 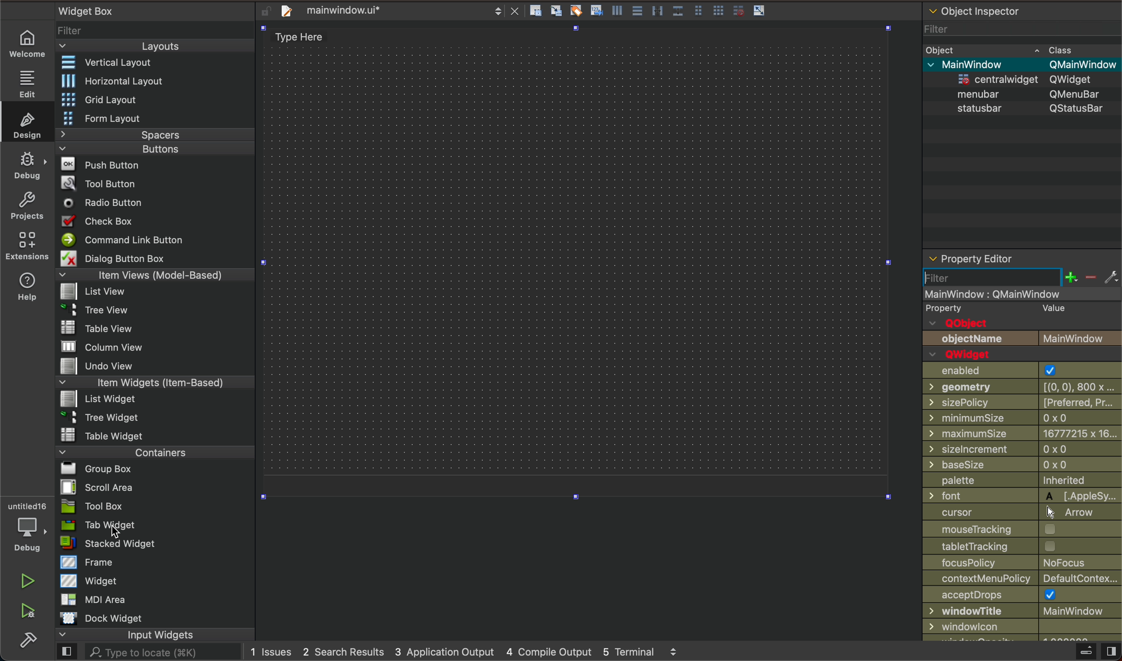 What do you see at coordinates (156, 383) in the screenshot?
I see `Item Widgets (Item-Based)` at bounding box center [156, 383].